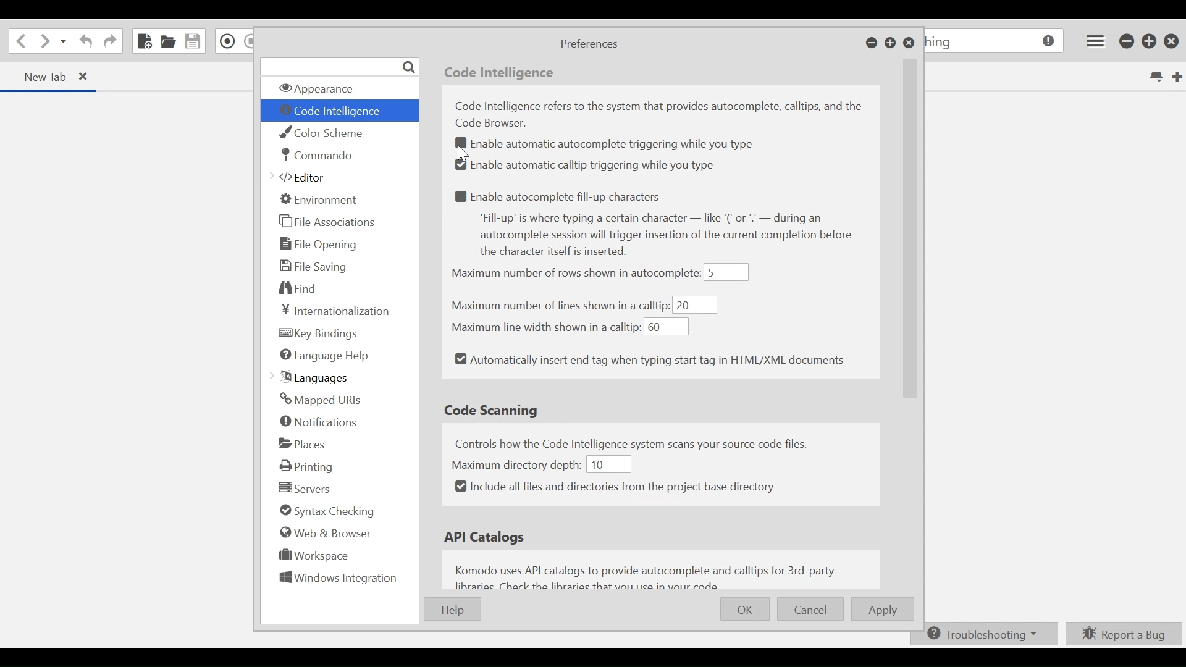  Describe the element at coordinates (494, 410) in the screenshot. I see `Code Scanning` at that location.